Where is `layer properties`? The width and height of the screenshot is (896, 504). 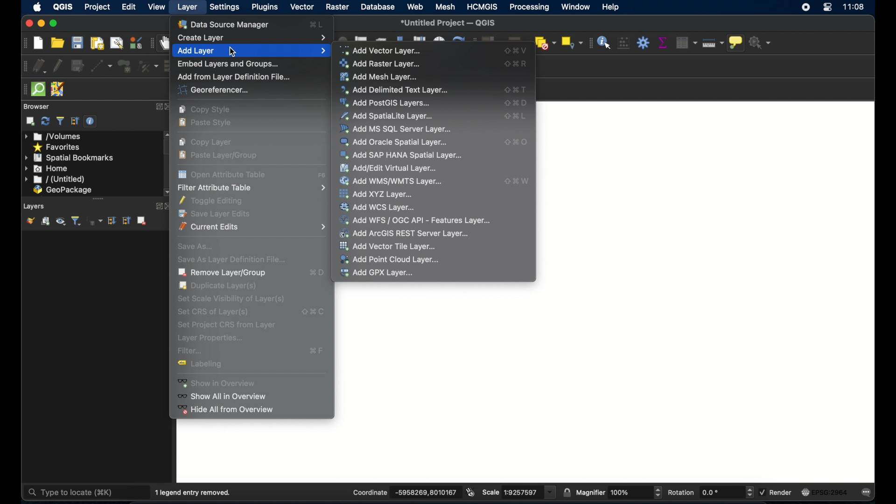 layer properties is located at coordinates (210, 338).